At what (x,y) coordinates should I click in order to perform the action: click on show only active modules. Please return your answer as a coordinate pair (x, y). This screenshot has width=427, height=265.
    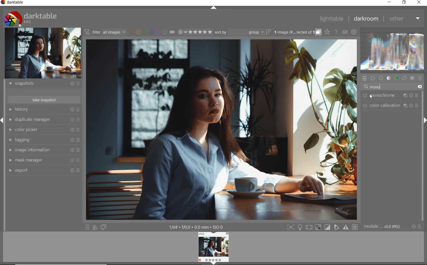
    Looking at the image, I should click on (373, 78).